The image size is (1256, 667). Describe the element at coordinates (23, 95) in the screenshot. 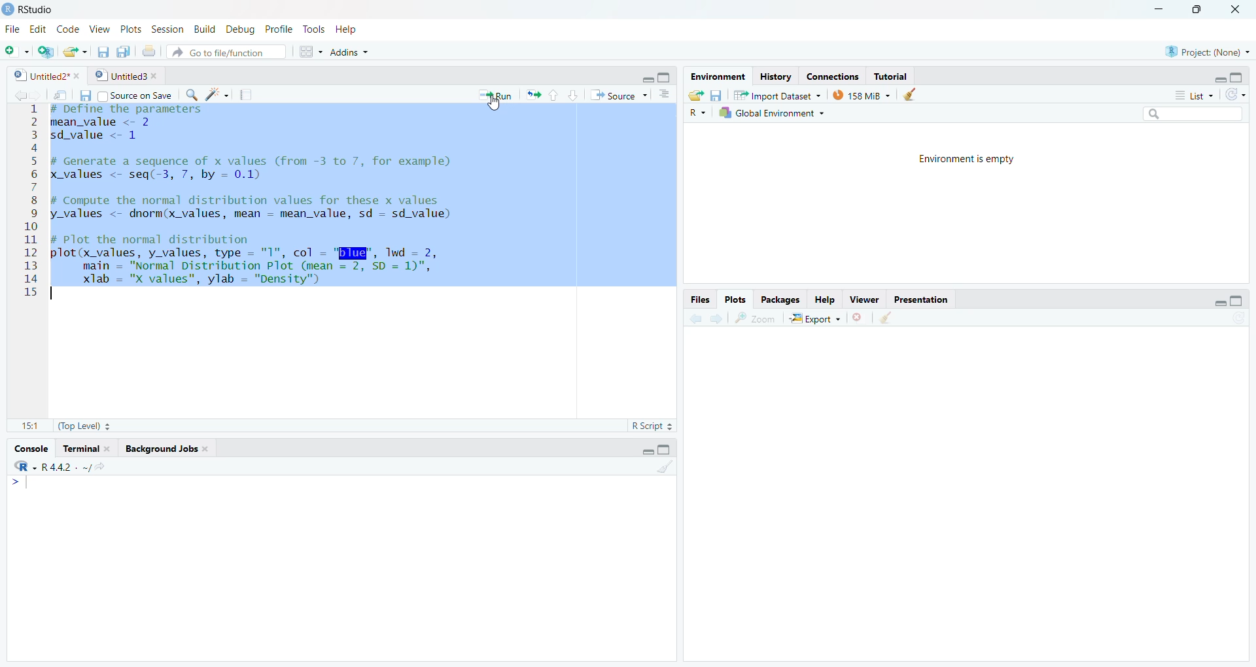

I see `forward/backward` at that location.